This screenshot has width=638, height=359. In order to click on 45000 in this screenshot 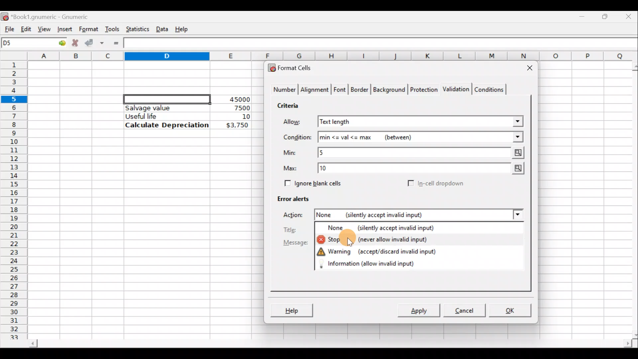, I will do `click(237, 99)`.